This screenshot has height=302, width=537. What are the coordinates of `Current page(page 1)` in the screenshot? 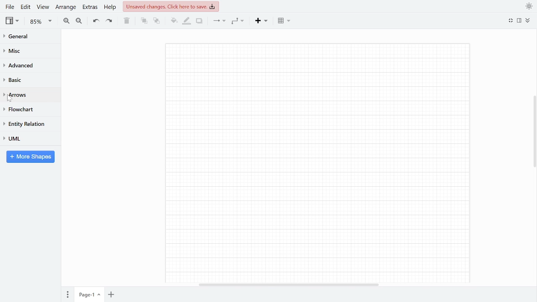 It's located at (89, 294).